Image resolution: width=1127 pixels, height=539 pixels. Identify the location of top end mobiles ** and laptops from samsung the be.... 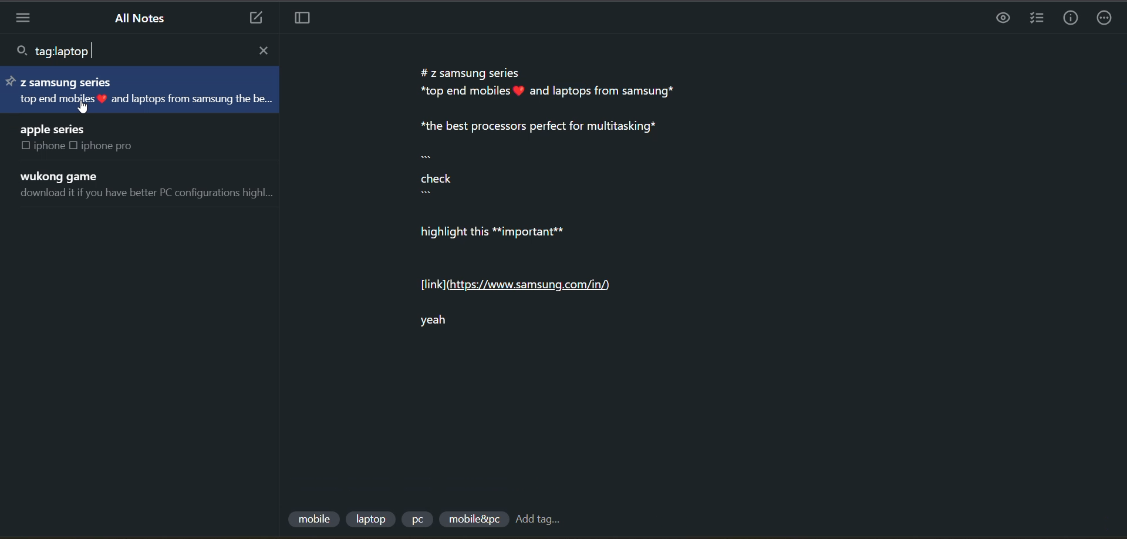
(146, 100).